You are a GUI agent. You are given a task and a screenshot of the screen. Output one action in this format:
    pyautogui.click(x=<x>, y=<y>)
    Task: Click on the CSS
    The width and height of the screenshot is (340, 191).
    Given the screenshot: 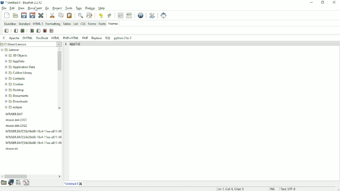 What is the action you would take?
    pyautogui.click(x=83, y=24)
    